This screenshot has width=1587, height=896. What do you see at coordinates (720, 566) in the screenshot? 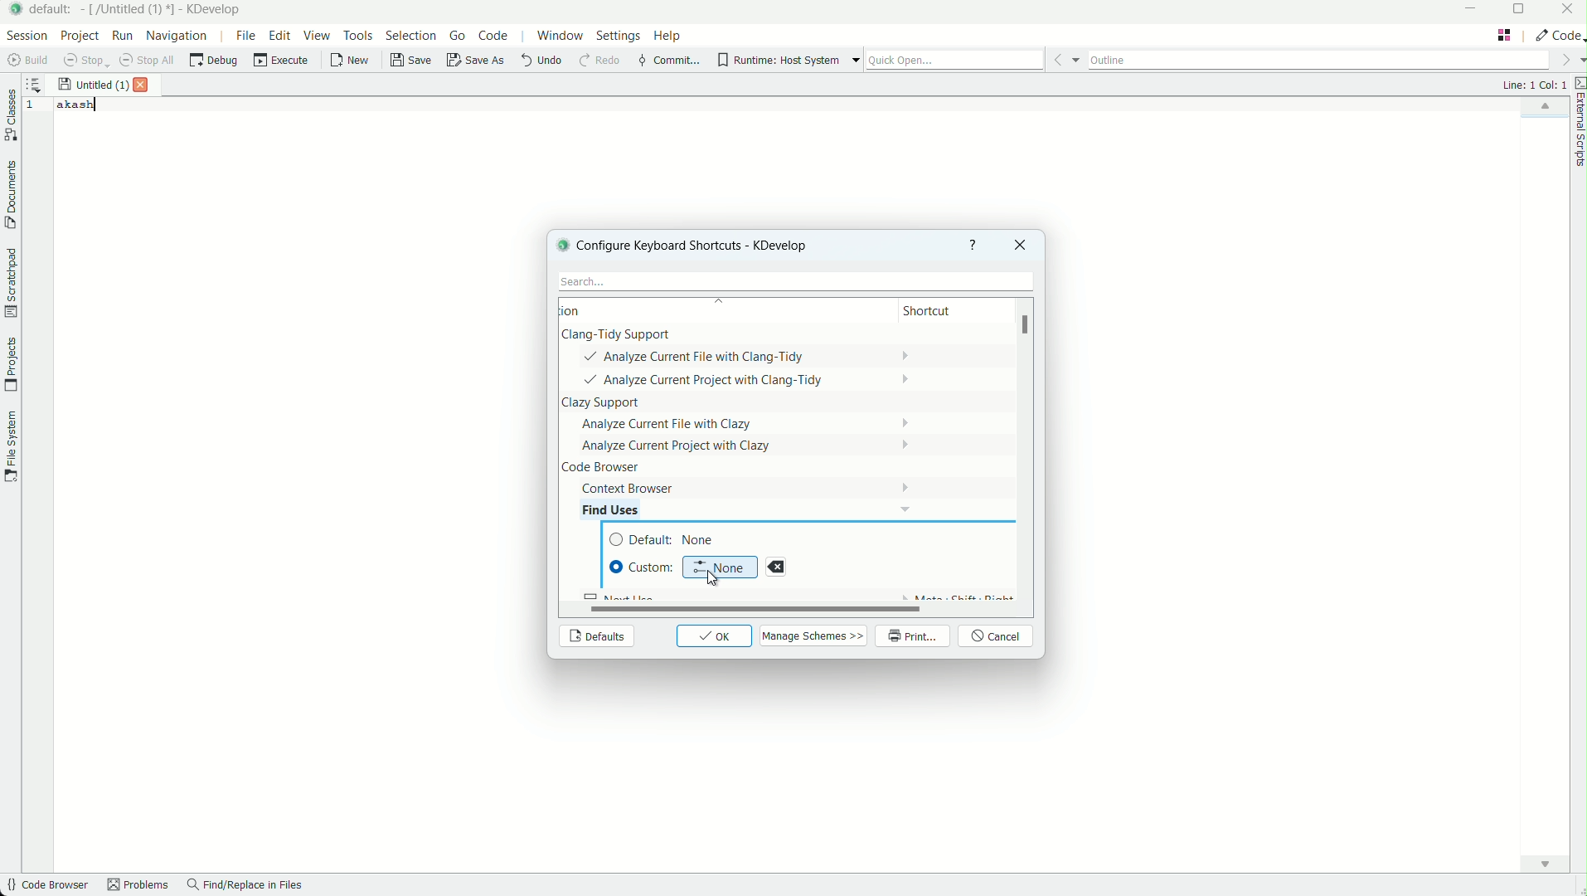
I see `none` at bounding box center [720, 566].